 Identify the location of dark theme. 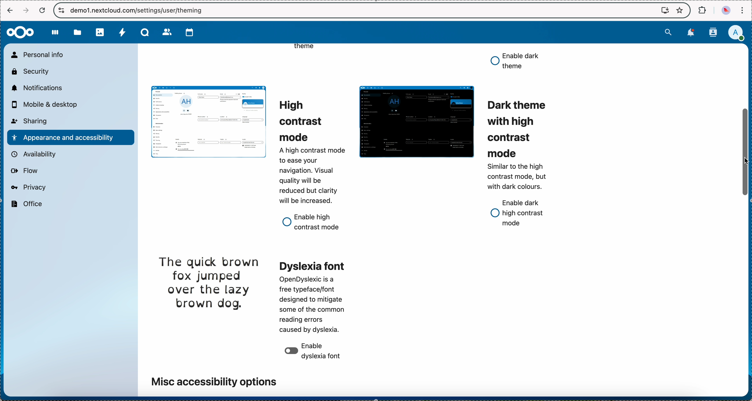
(515, 128).